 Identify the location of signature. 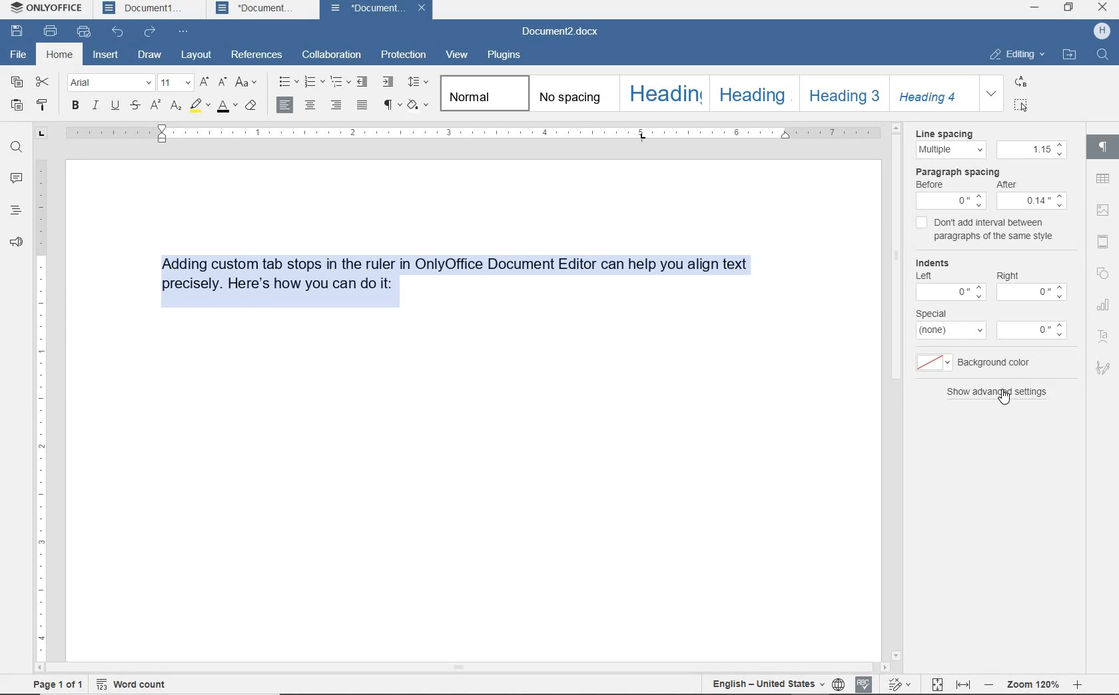
(1104, 365).